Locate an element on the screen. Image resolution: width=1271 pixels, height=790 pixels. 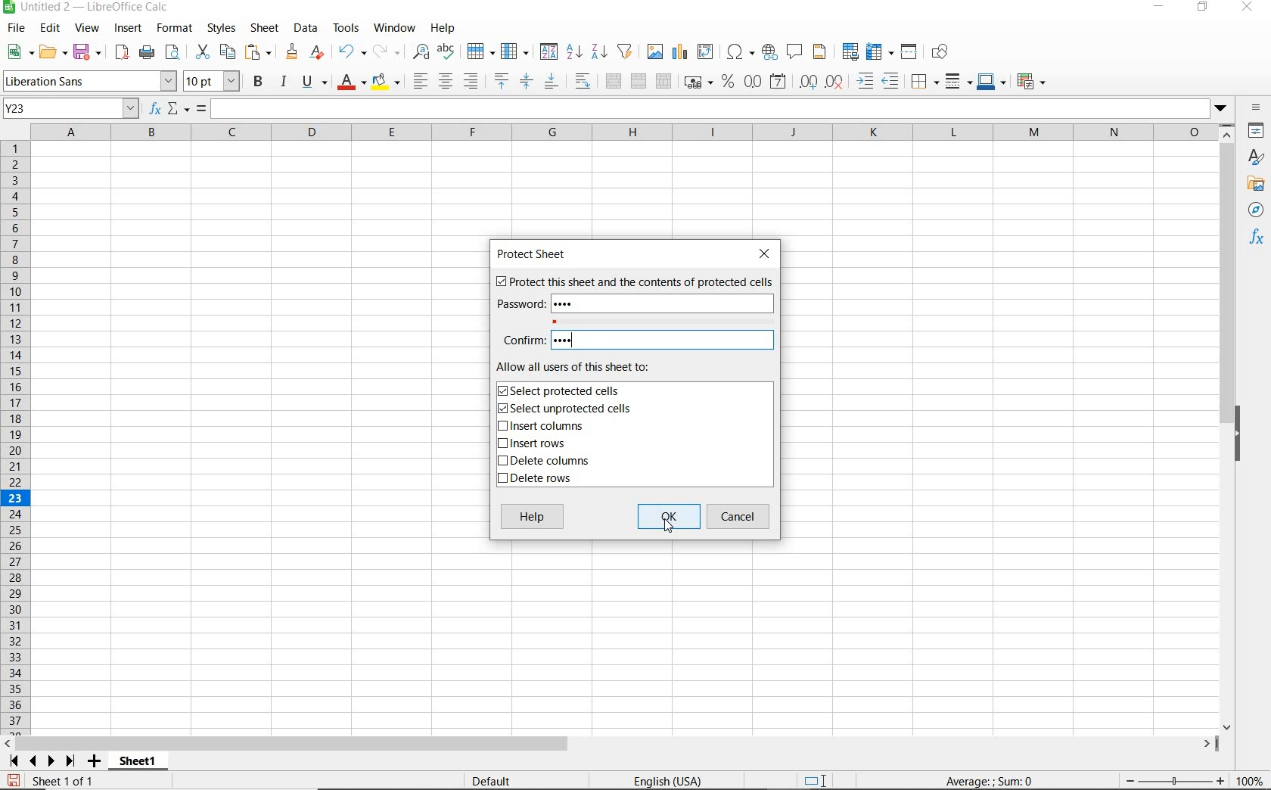
TOOLS is located at coordinates (345, 28).